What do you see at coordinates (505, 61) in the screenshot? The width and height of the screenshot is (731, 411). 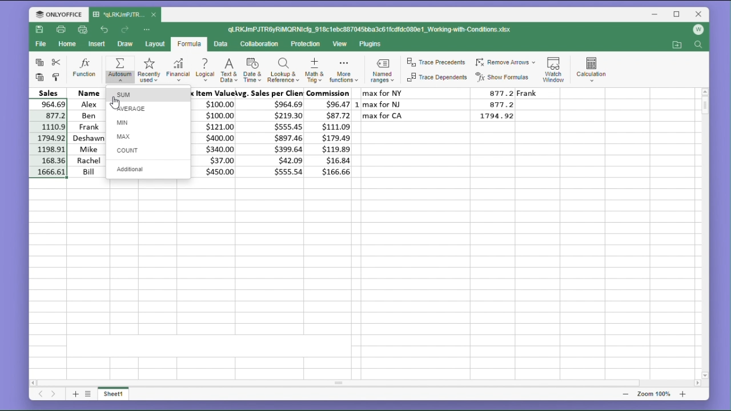 I see `remove arrows` at bounding box center [505, 61].